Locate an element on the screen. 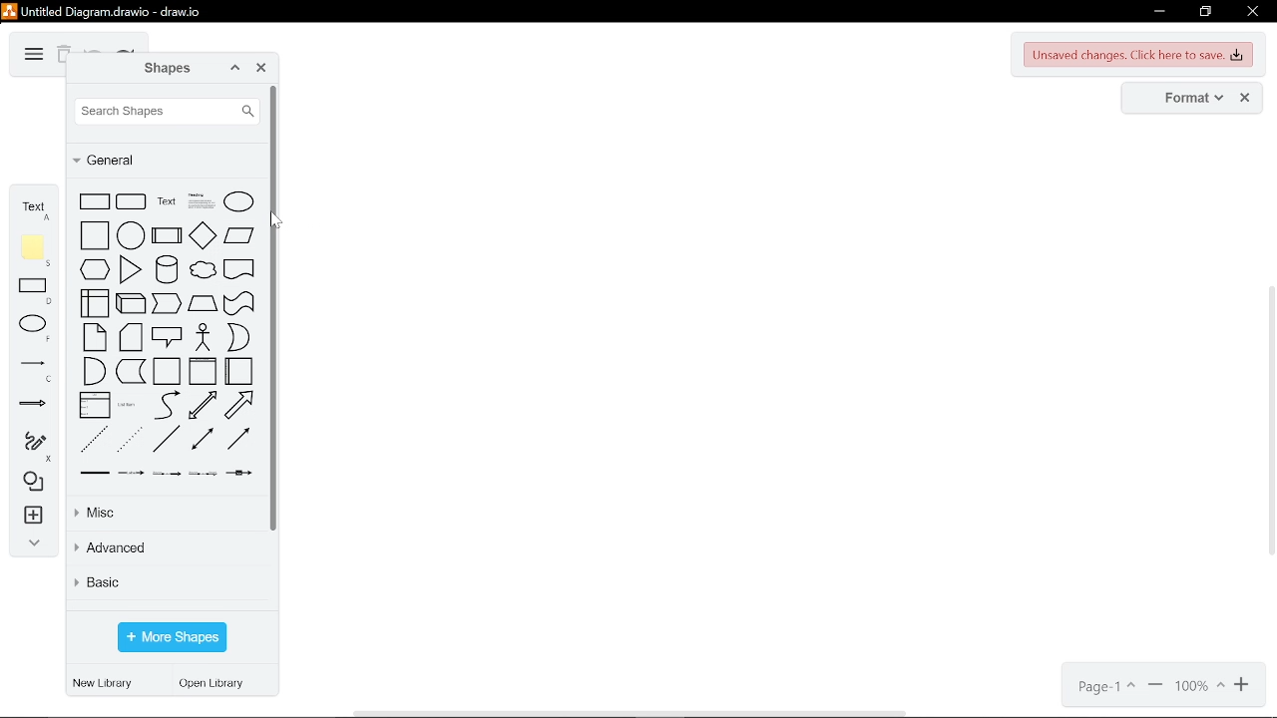 Image resolution: width=1277 pixels, height=718 pixels. document is located at coordinates (239, 268).